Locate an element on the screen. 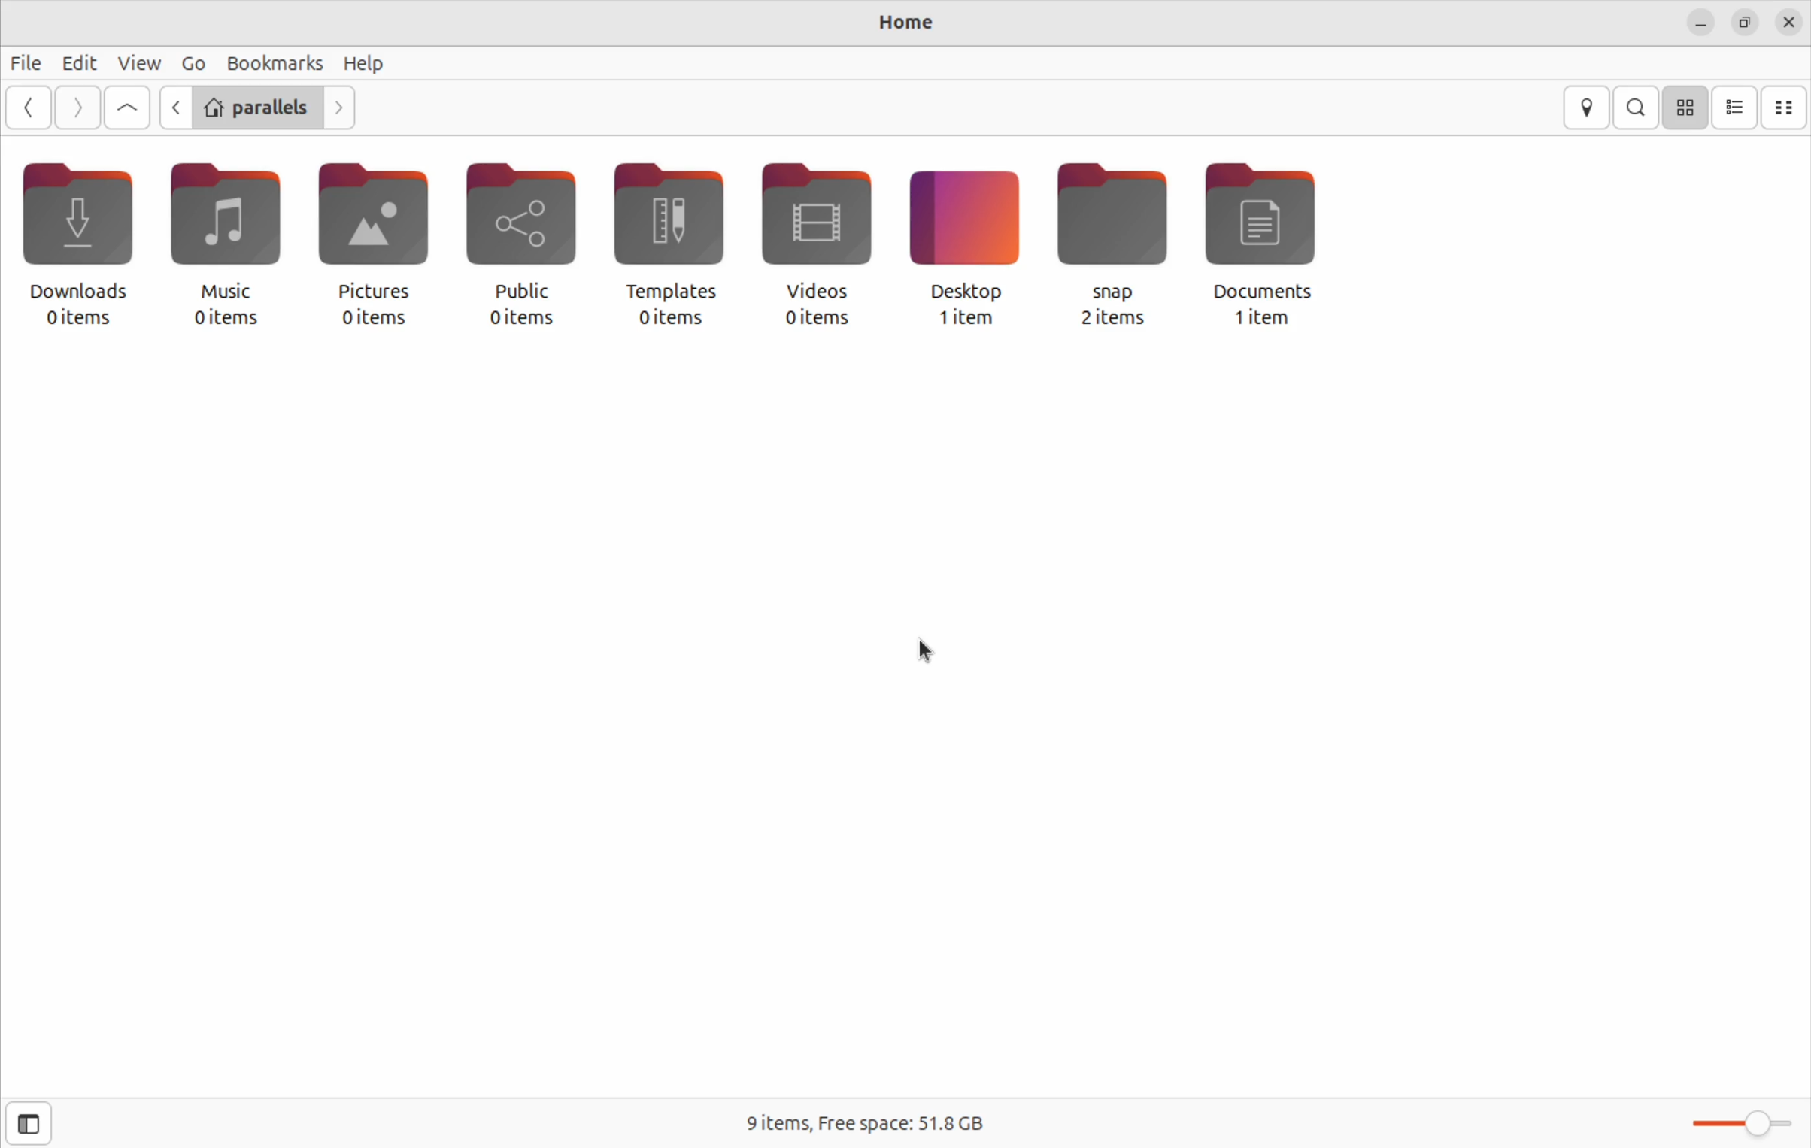  public is located at coordinates (517, 226).